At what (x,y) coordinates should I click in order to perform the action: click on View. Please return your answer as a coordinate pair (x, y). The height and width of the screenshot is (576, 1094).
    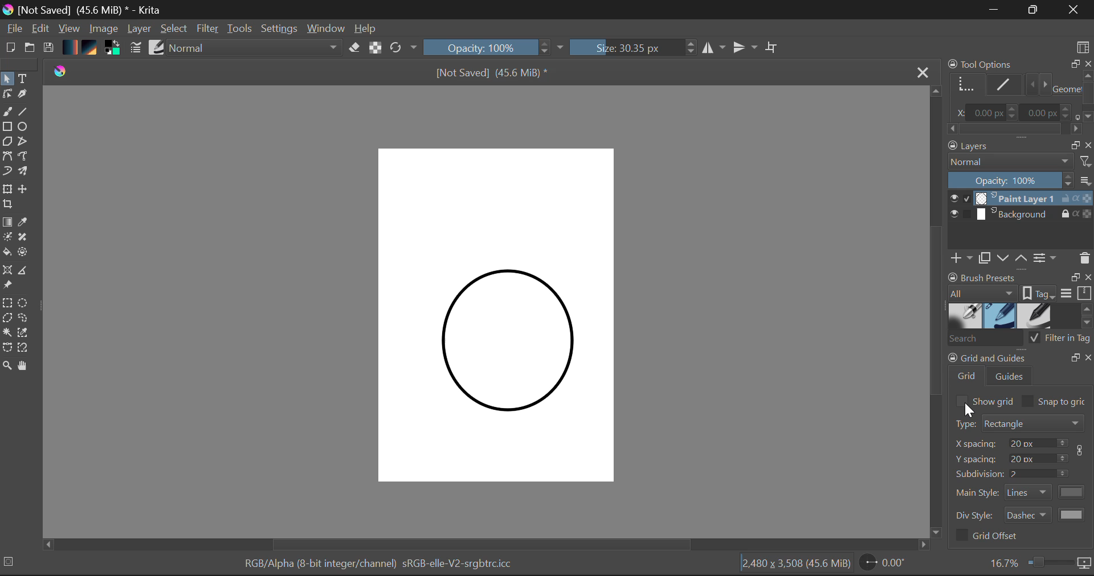
    Looking at the image, I should click on (70, 28).